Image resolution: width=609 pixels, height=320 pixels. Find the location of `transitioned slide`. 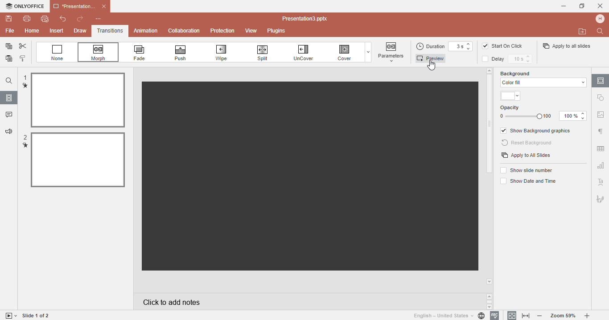

transitioned slide is located at coordinates (309, 176).